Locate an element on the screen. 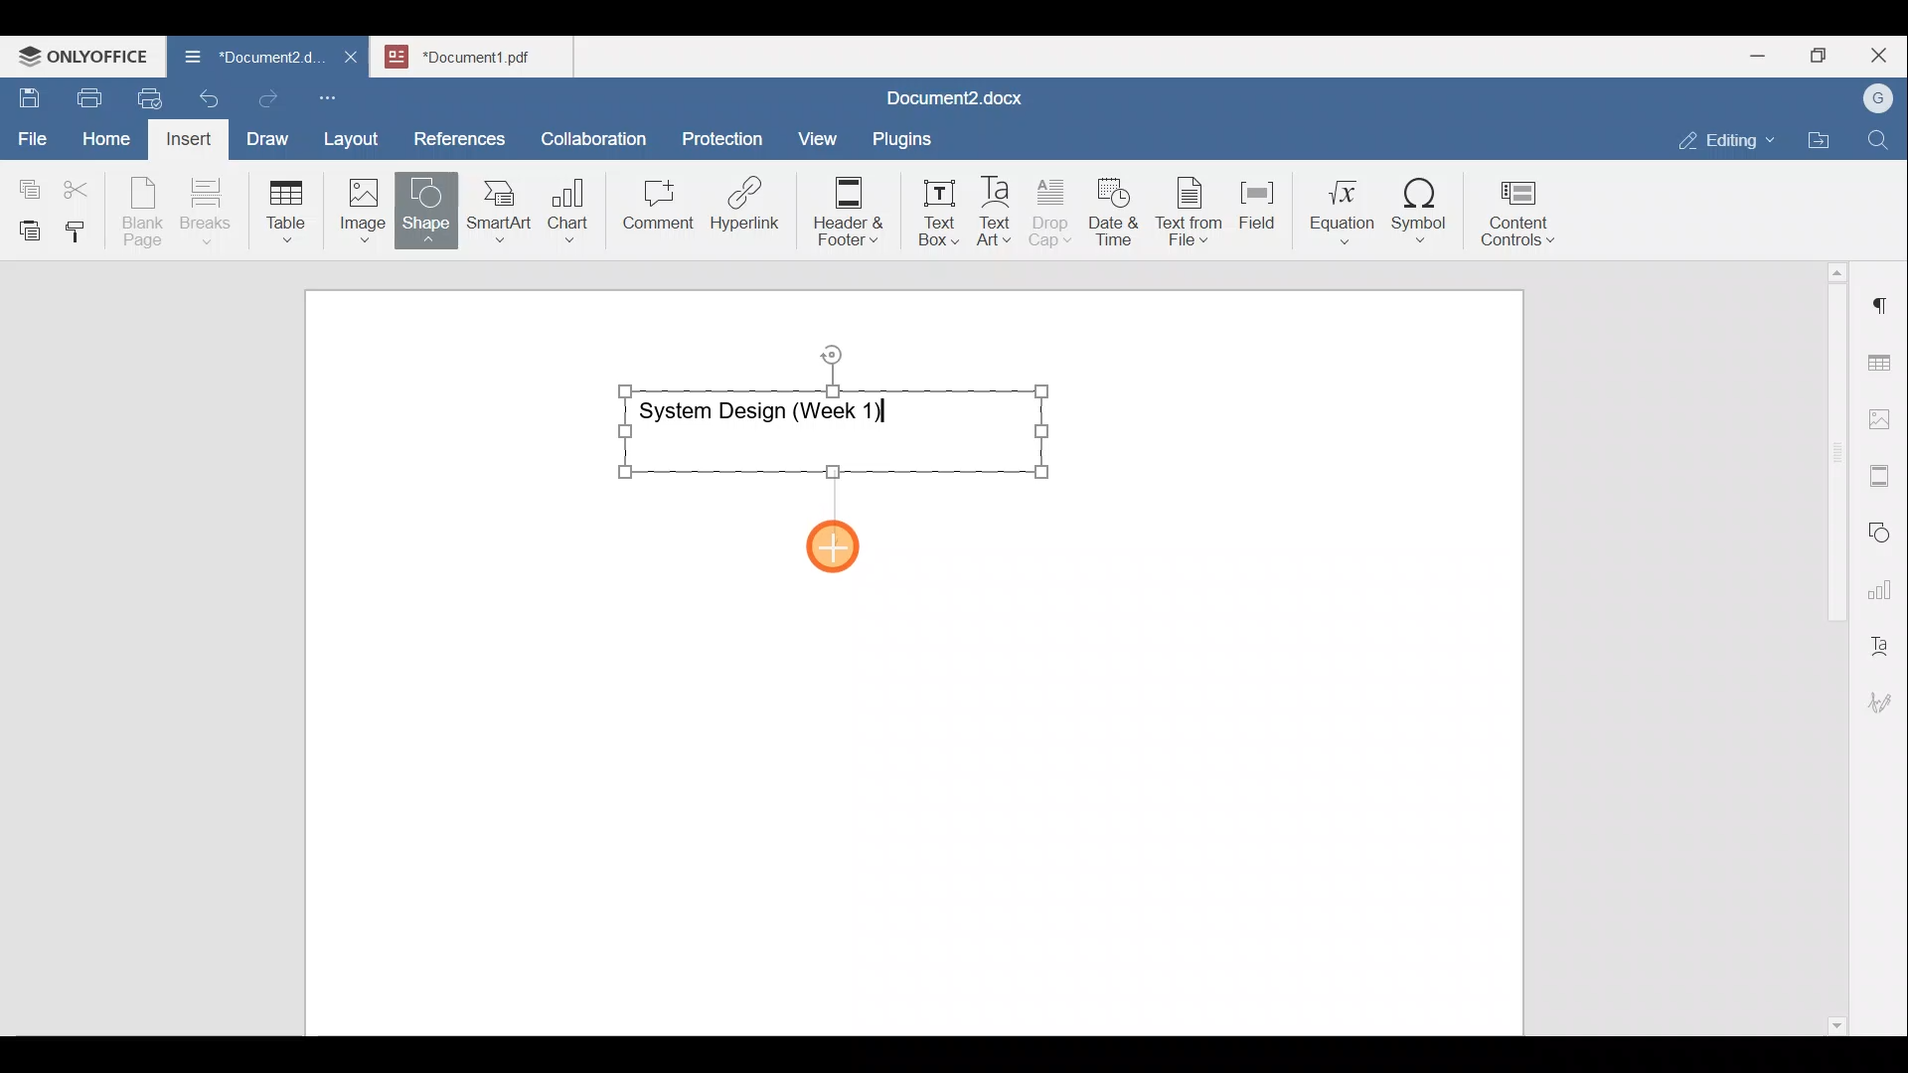 This screenshot has height=1073, width=1908. SmartArt is located at coordinates (496, 207).